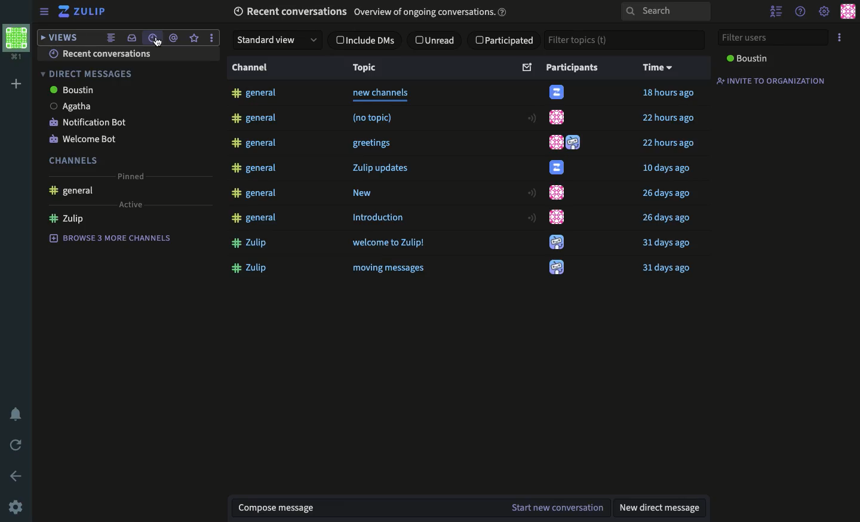  What do you see at coordinates (250, 71) in the screenshot?
I see `channel` at bounding box center [250, 71].